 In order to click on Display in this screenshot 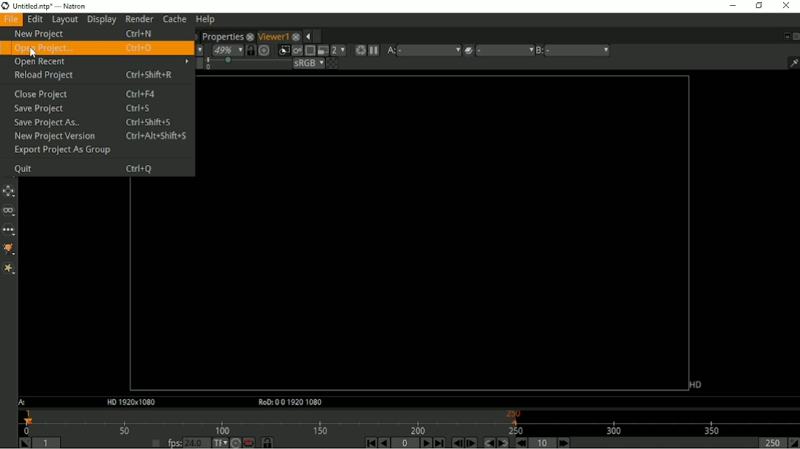, I will do `click(102, 20)`.